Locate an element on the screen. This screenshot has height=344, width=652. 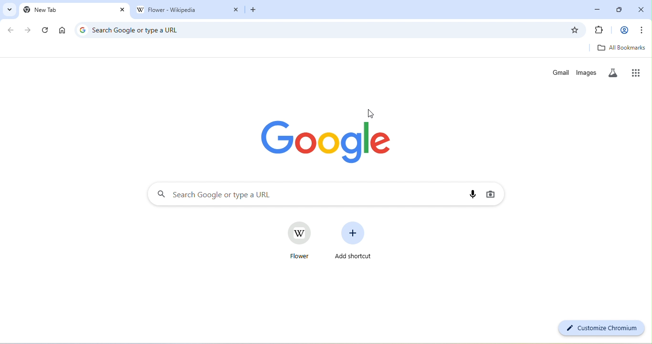
google logo is located at coordinates (82, 30).